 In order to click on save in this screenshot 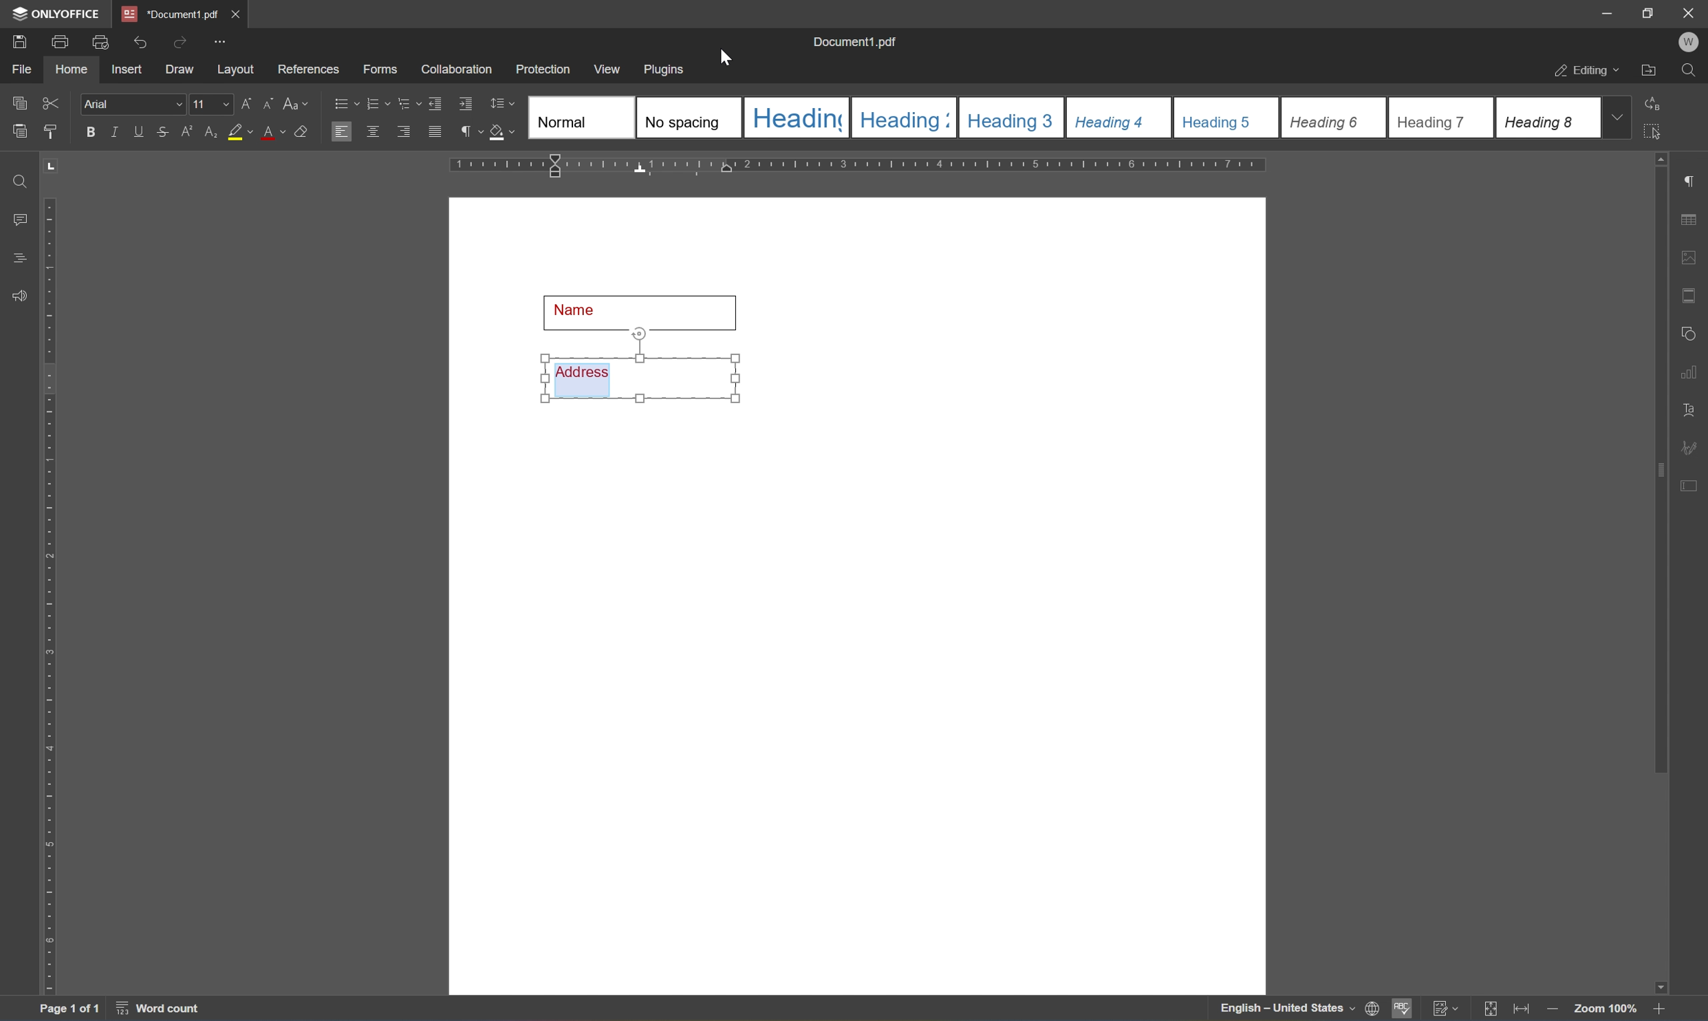, I will do `click(20, 41)`.